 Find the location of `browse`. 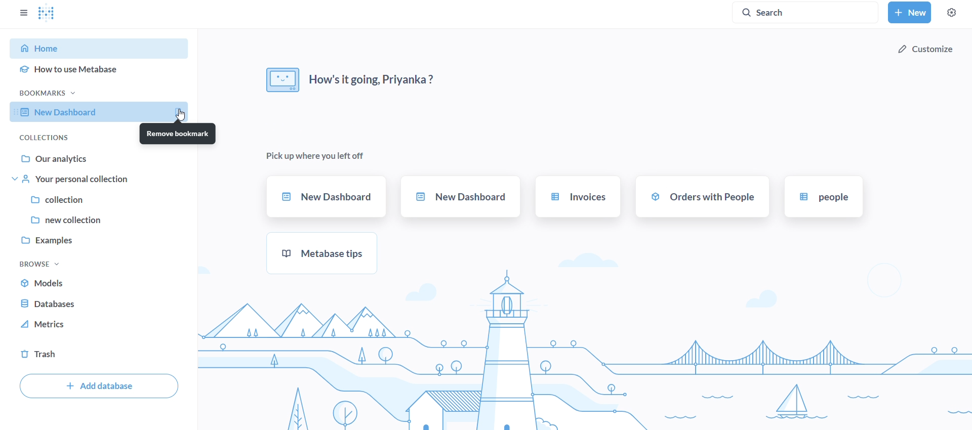

browse is located at coordinates (43, 264).